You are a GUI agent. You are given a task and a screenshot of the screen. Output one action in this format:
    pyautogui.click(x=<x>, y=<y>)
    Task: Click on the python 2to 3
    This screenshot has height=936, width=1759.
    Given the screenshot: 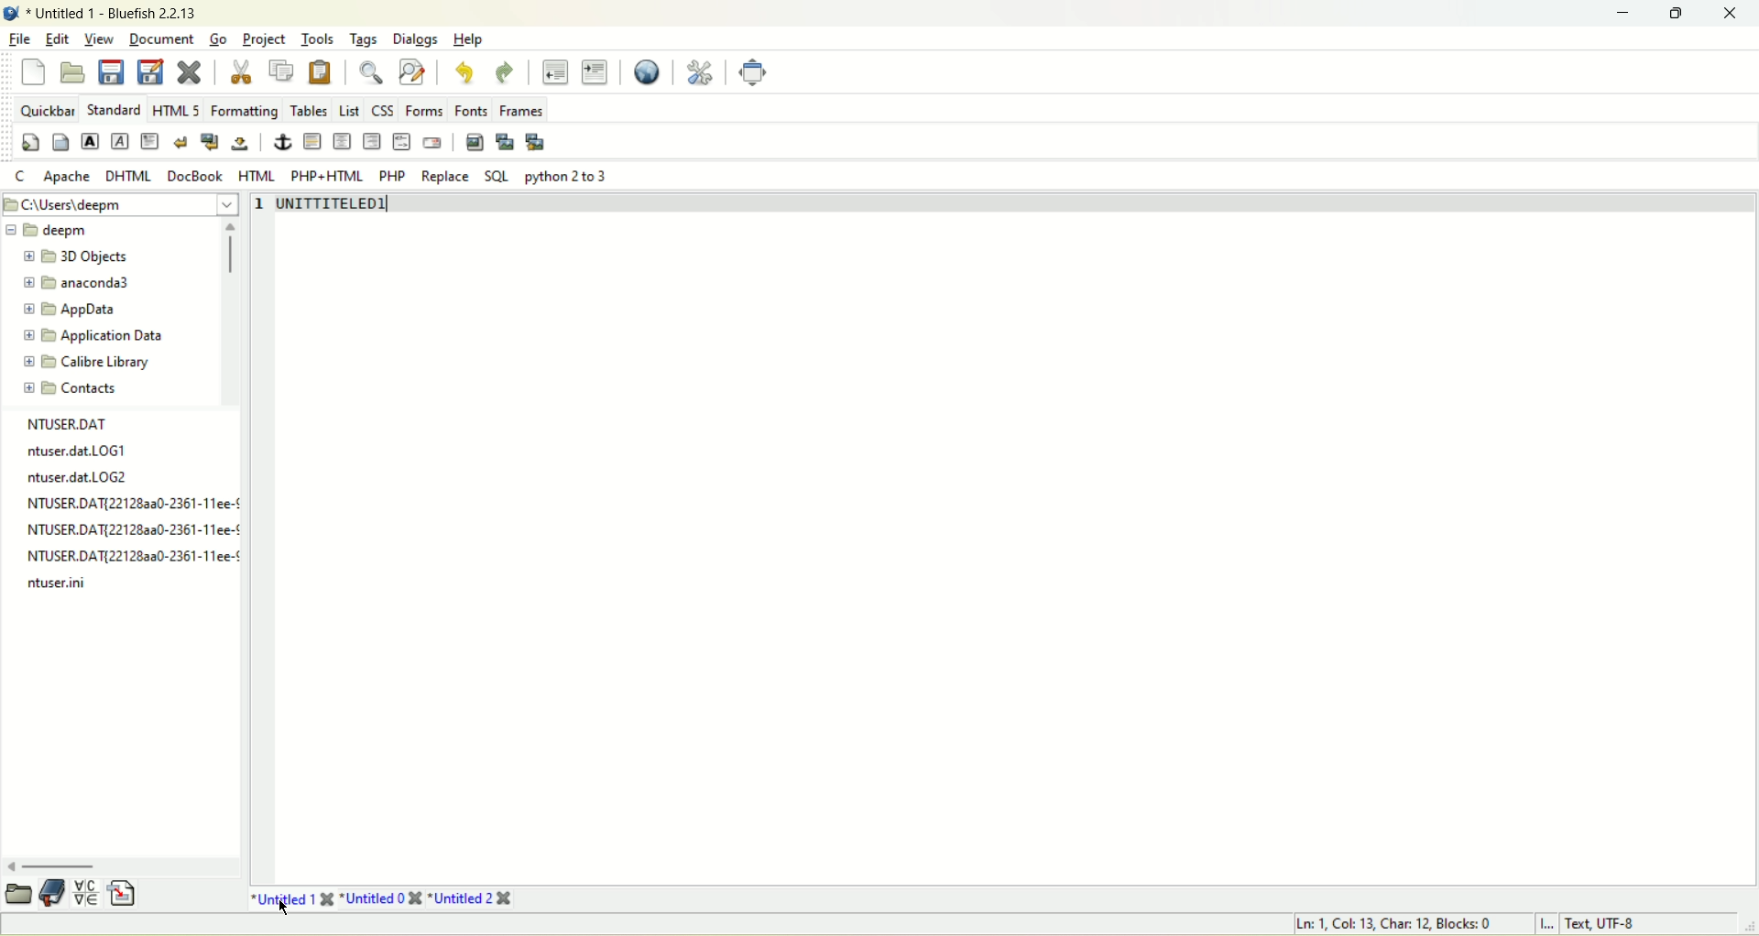 What is the action you would take?
    pyautogui.click(x=574, y=176)
    